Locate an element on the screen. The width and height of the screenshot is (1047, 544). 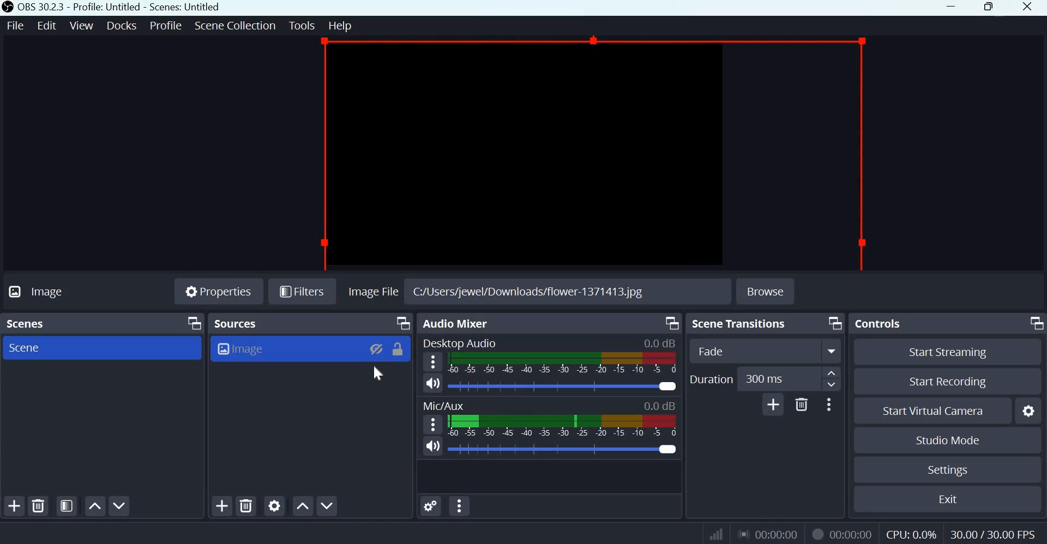
Audio Level Indicator is located at coordinates (660, 406).